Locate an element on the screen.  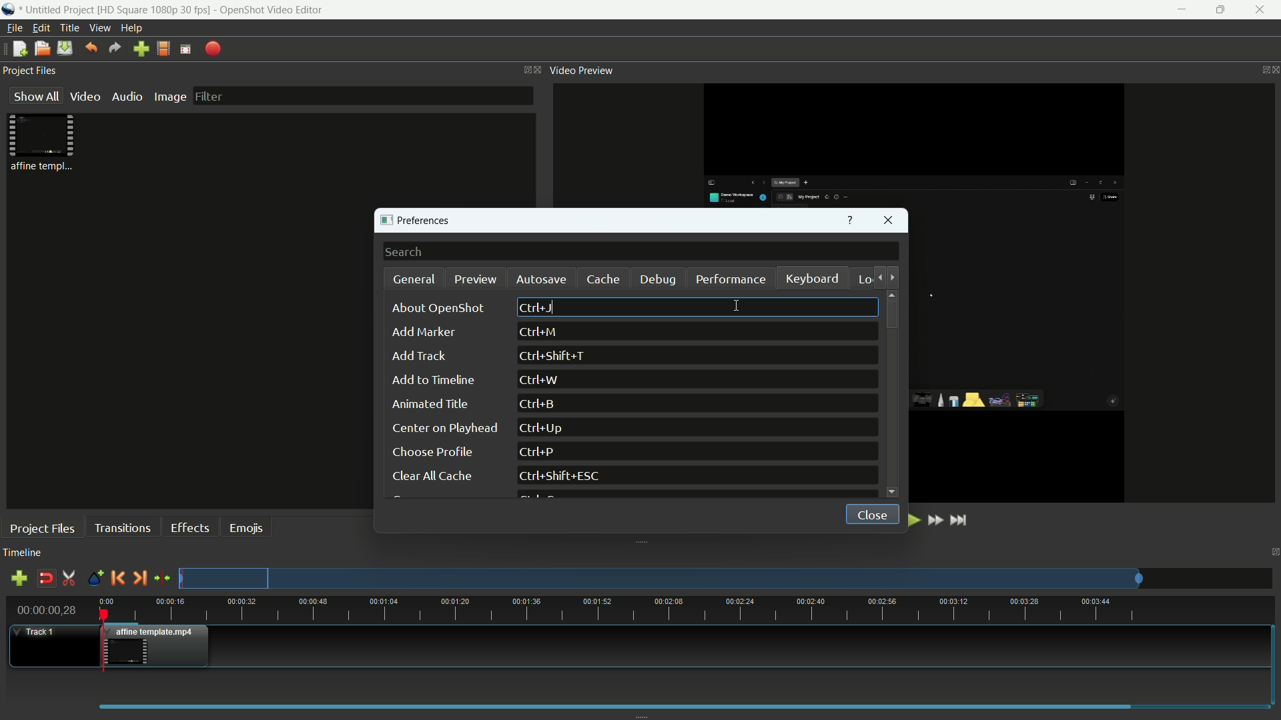
project name is located at coordinates (59, 11).